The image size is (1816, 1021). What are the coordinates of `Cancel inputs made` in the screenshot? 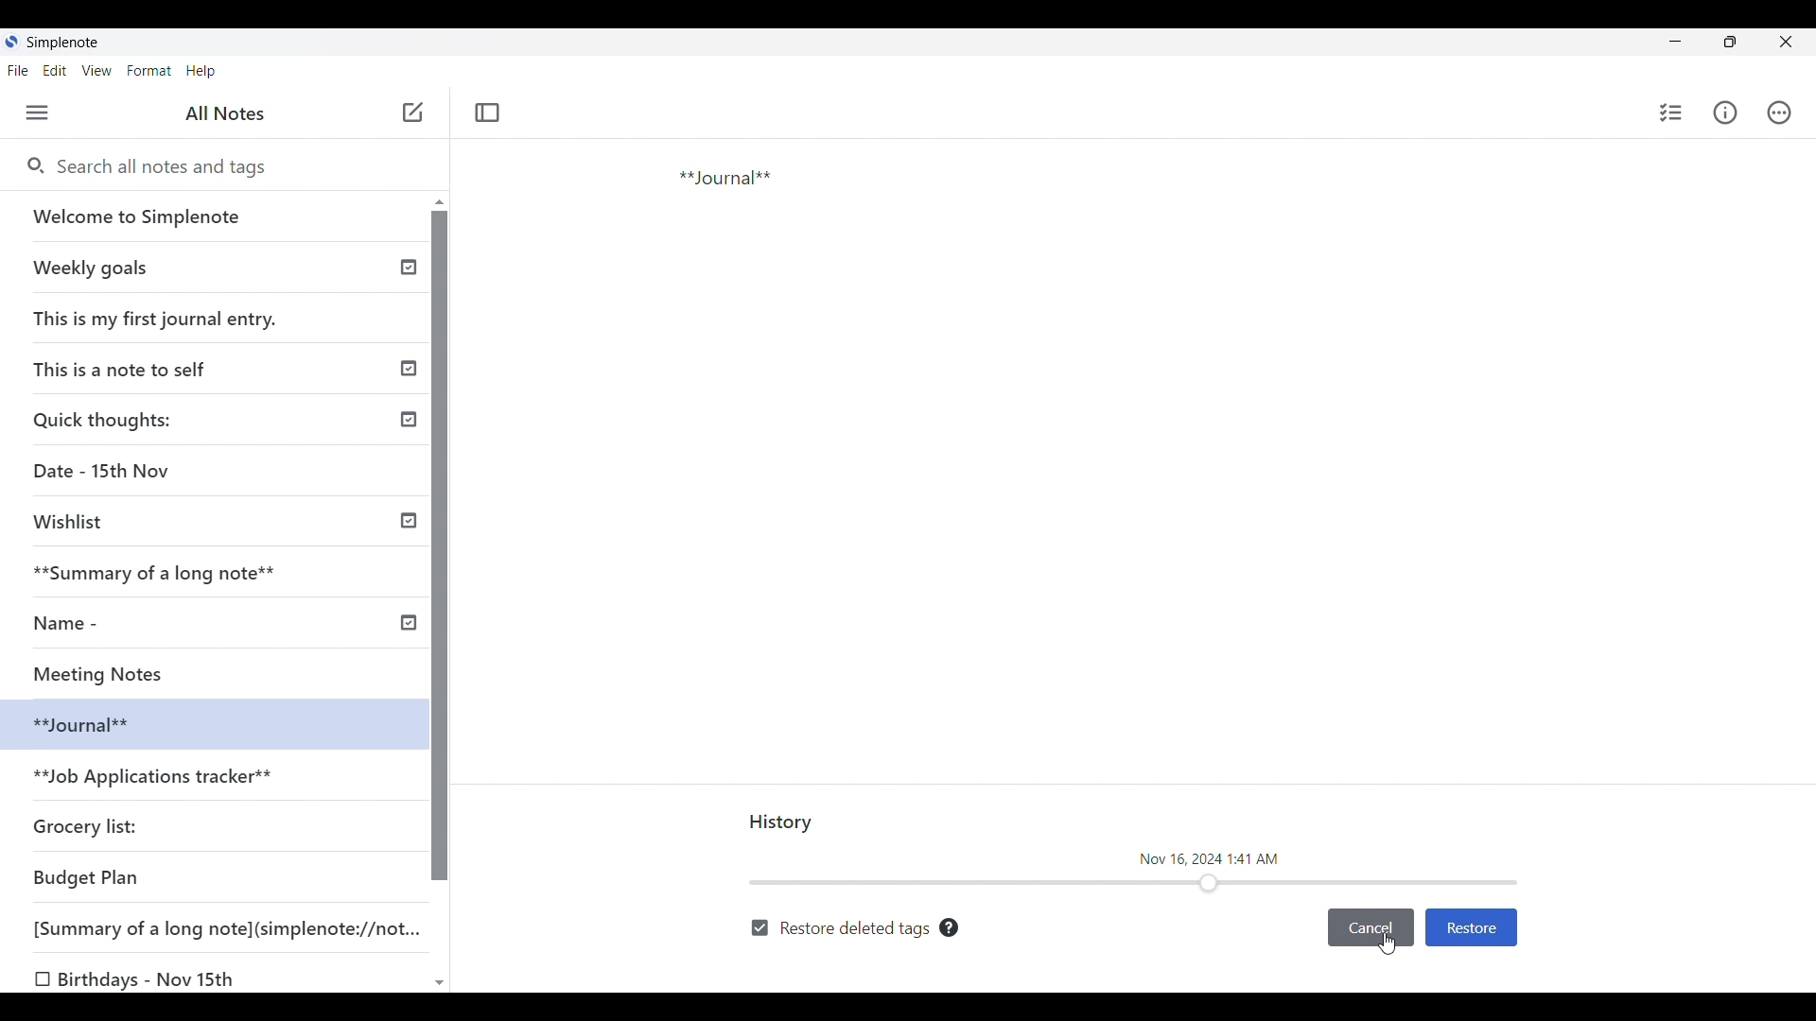 It's located at (1371, 928).